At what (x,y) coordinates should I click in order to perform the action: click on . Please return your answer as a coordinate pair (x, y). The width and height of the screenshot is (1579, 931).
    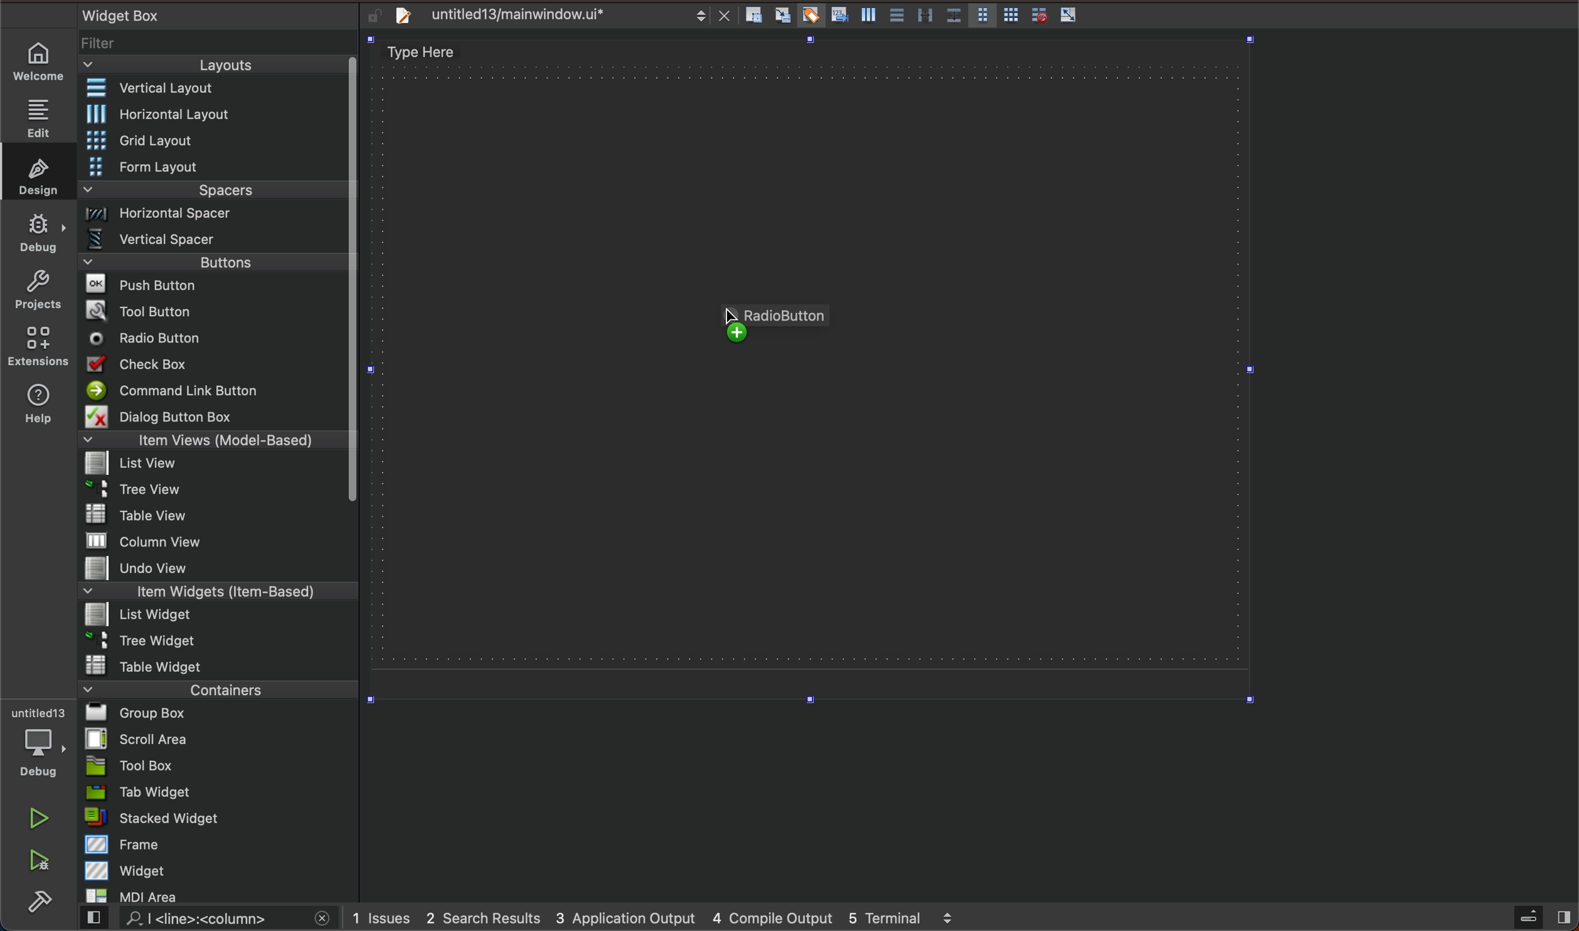
    Looking at the image, I should click on (222, 114).